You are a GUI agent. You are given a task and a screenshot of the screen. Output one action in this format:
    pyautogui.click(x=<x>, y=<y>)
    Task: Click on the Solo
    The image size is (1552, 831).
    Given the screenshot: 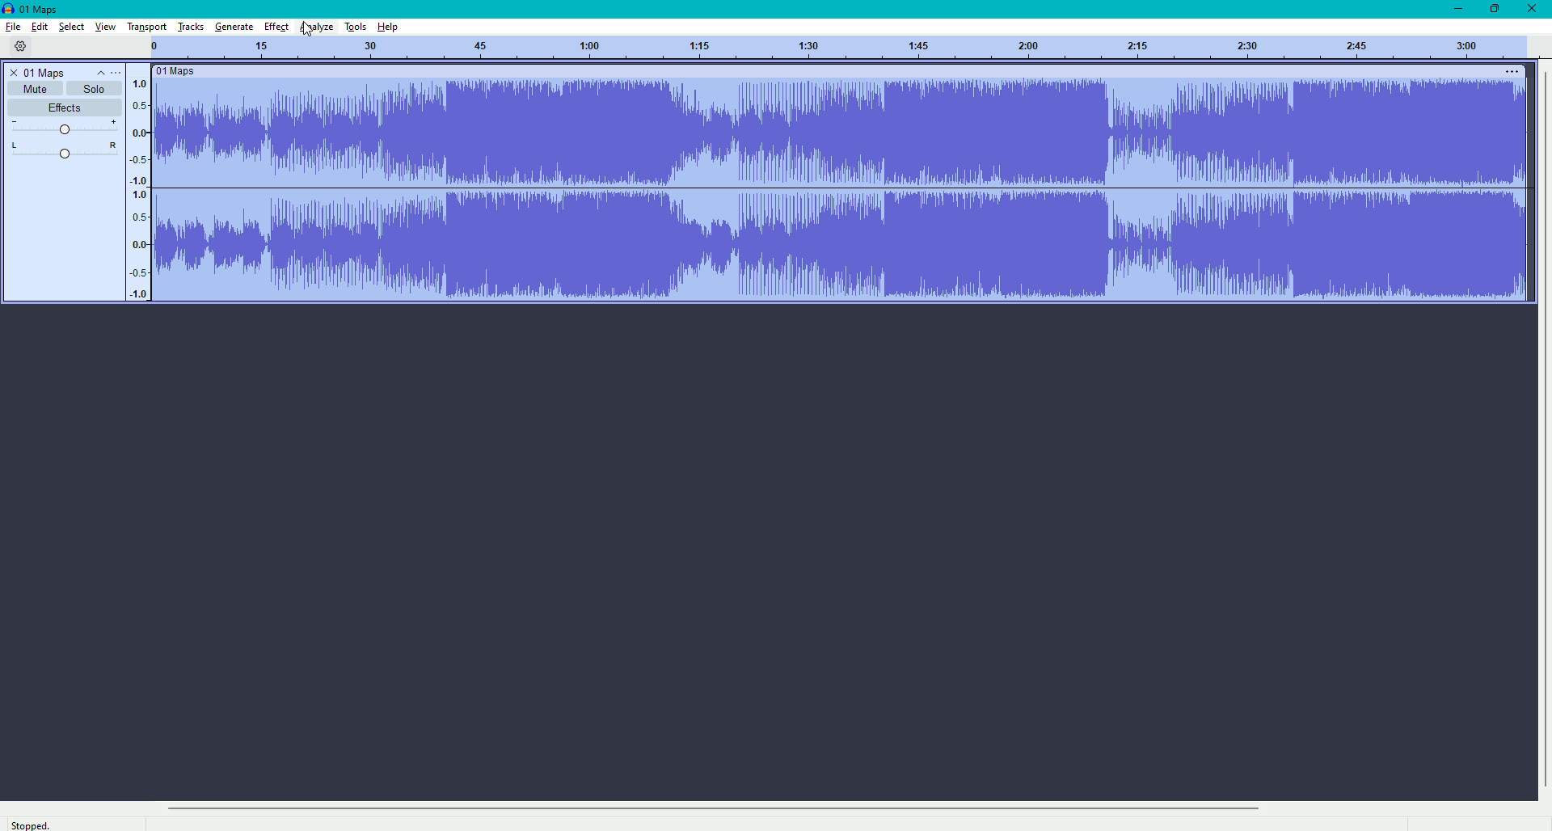 What is the action you would take?
    pyautogui.click(x=94, y=89)
    